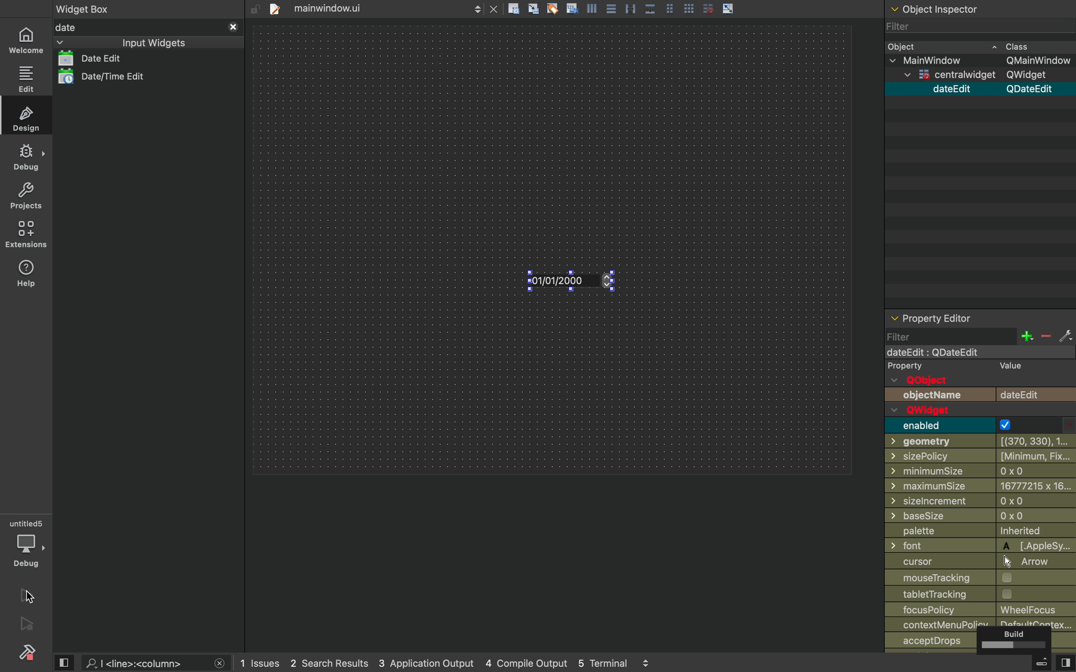 The height and width of the screenshot is (672, 1076). What do you see at coordinates (650, 8) in the screenshot?
I see `distribute vertically` at bounding box center [650, 8].